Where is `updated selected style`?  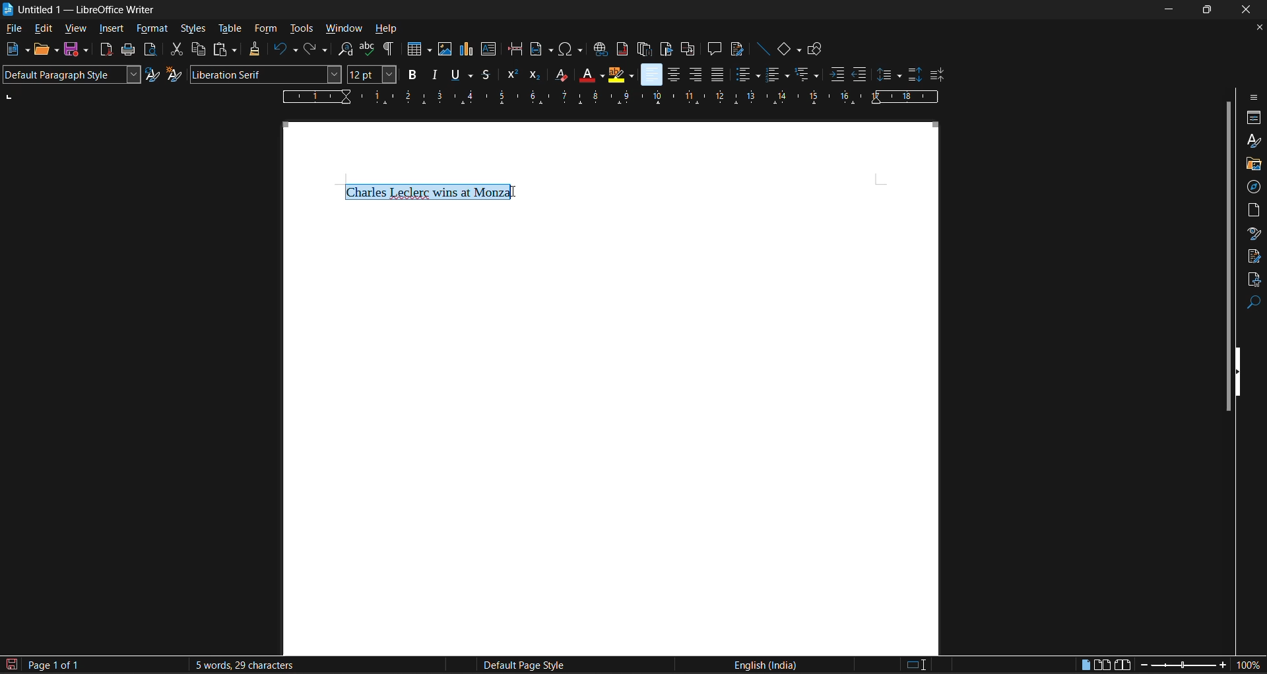 updated selected style is located at coordinates (153, 75).